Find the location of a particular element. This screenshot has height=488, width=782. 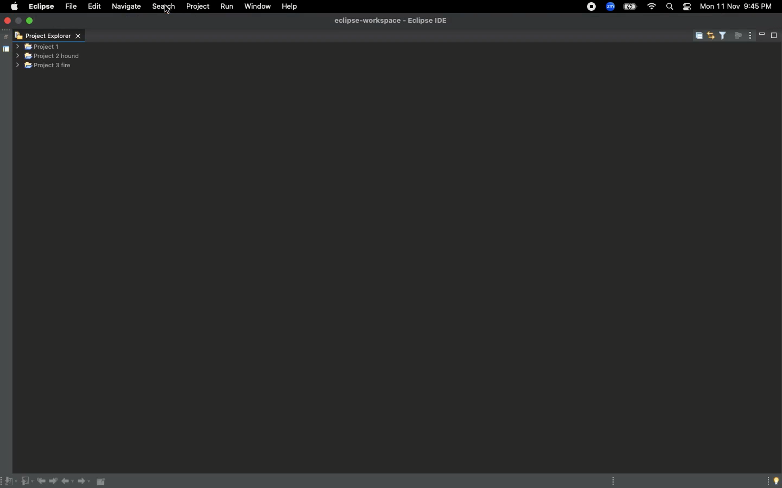

Internet is located at coordinates (652, 7).